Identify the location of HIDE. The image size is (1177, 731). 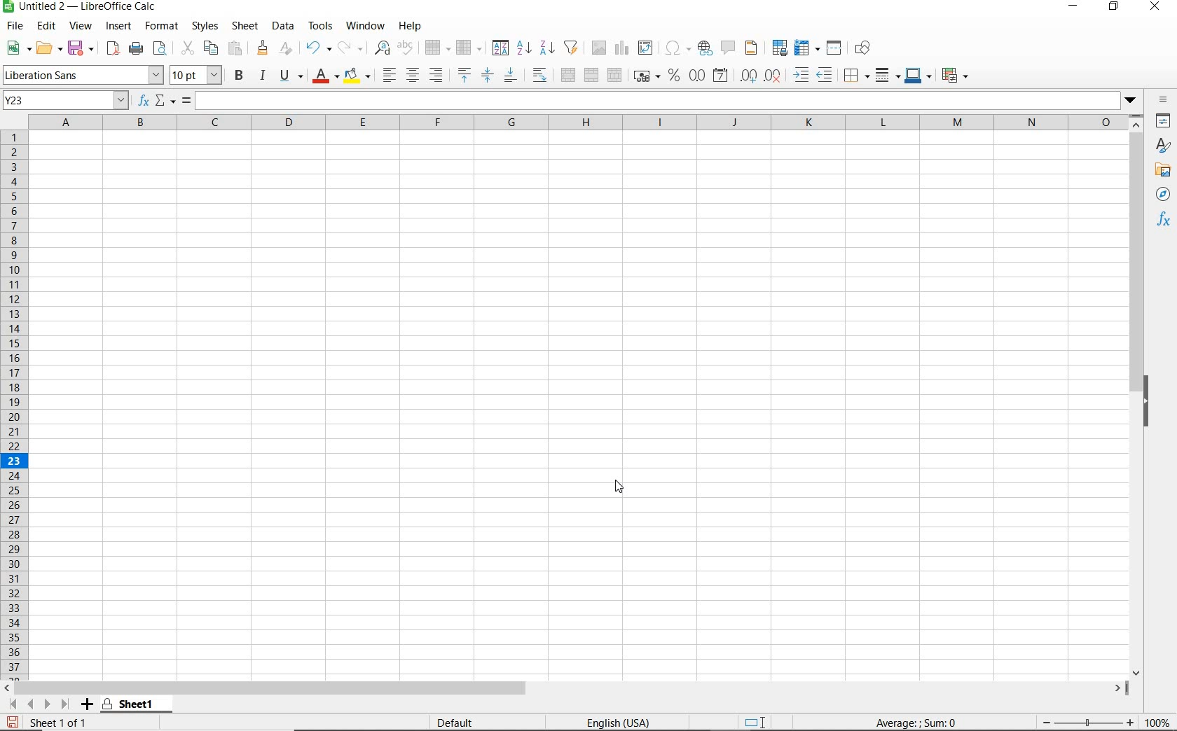
(1154, 399).